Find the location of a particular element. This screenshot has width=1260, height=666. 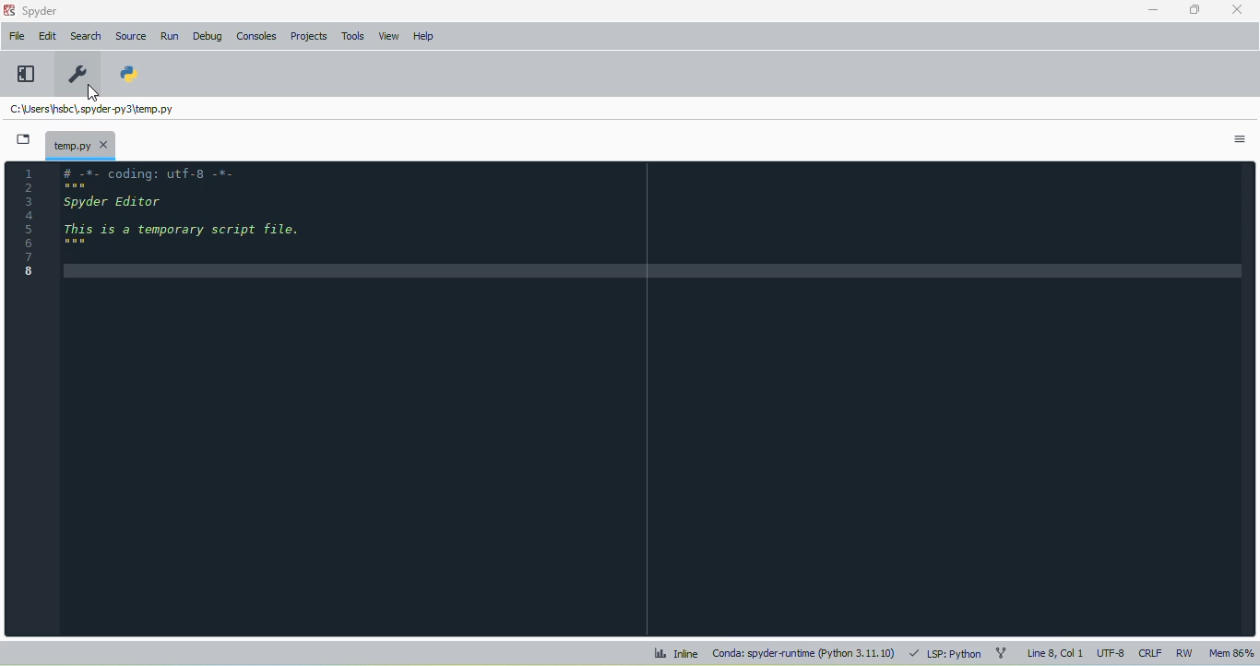

maximize is located at coordinates (1195, 9).